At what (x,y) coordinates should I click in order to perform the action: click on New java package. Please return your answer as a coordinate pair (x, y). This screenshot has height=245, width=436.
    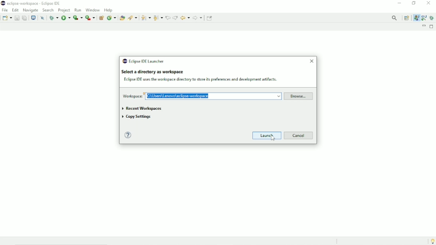
    Looking at the image, I should click on (102, 18).